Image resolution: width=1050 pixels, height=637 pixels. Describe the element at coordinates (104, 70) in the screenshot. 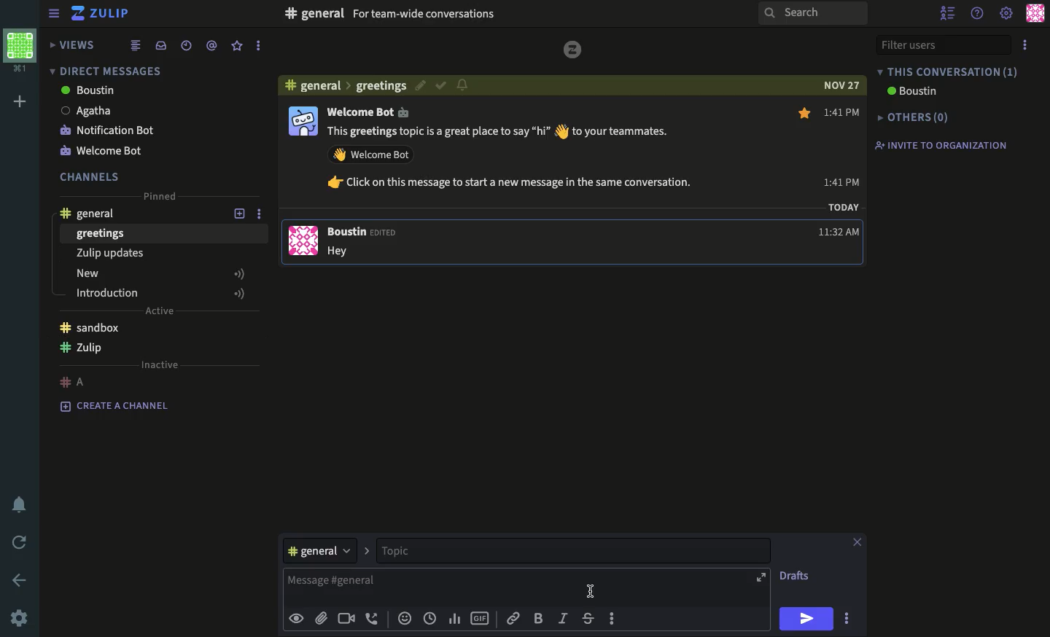

I see `direct message` at that location.